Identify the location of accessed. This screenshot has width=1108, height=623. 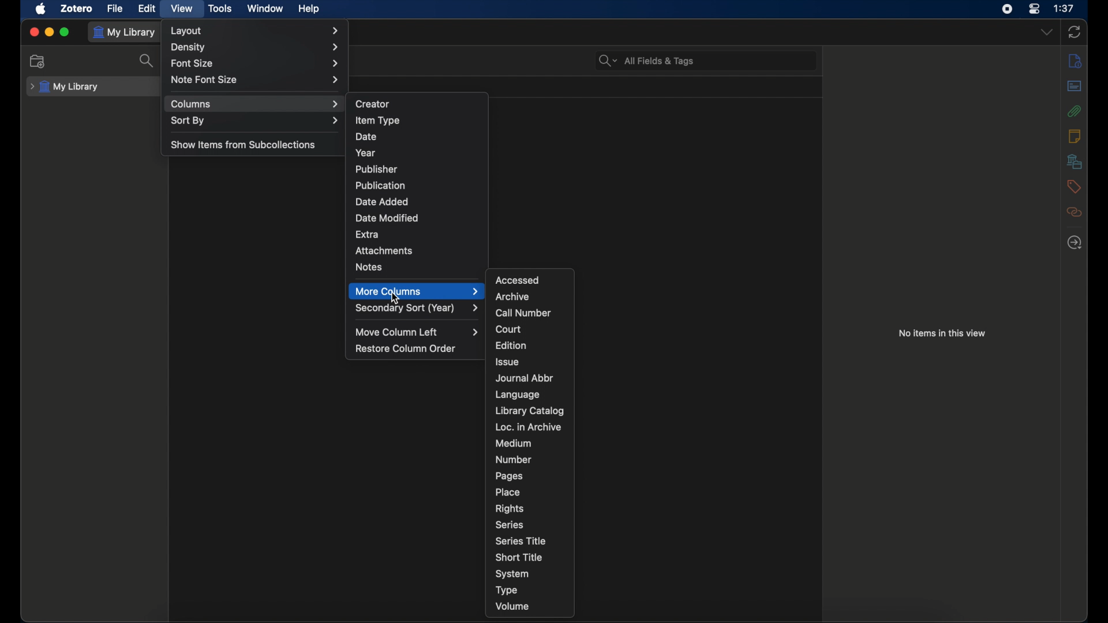
(517, 280).